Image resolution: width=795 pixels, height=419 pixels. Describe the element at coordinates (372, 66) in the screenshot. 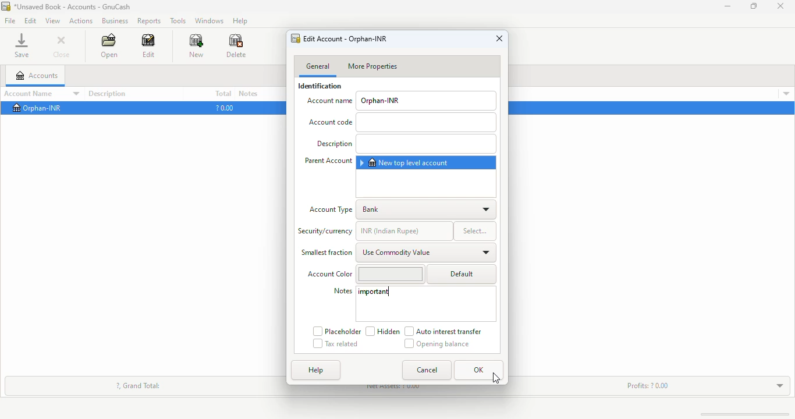

I see `more properties` at that location.